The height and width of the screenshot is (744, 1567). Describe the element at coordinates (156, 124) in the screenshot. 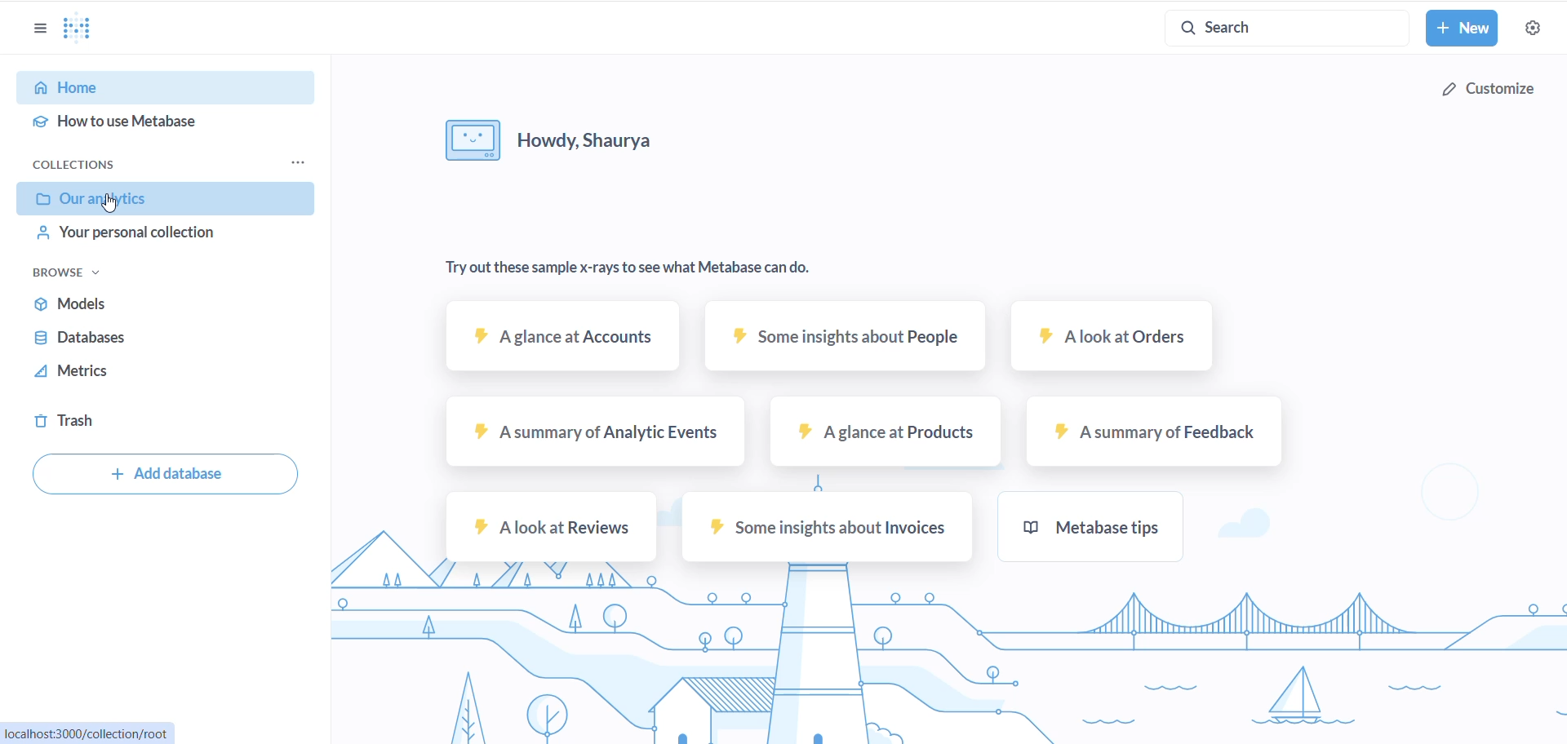

I see `how to use metabase ` at that location.